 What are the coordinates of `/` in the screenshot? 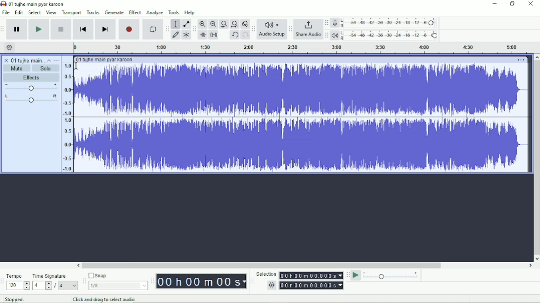 It's located at (56, 287).